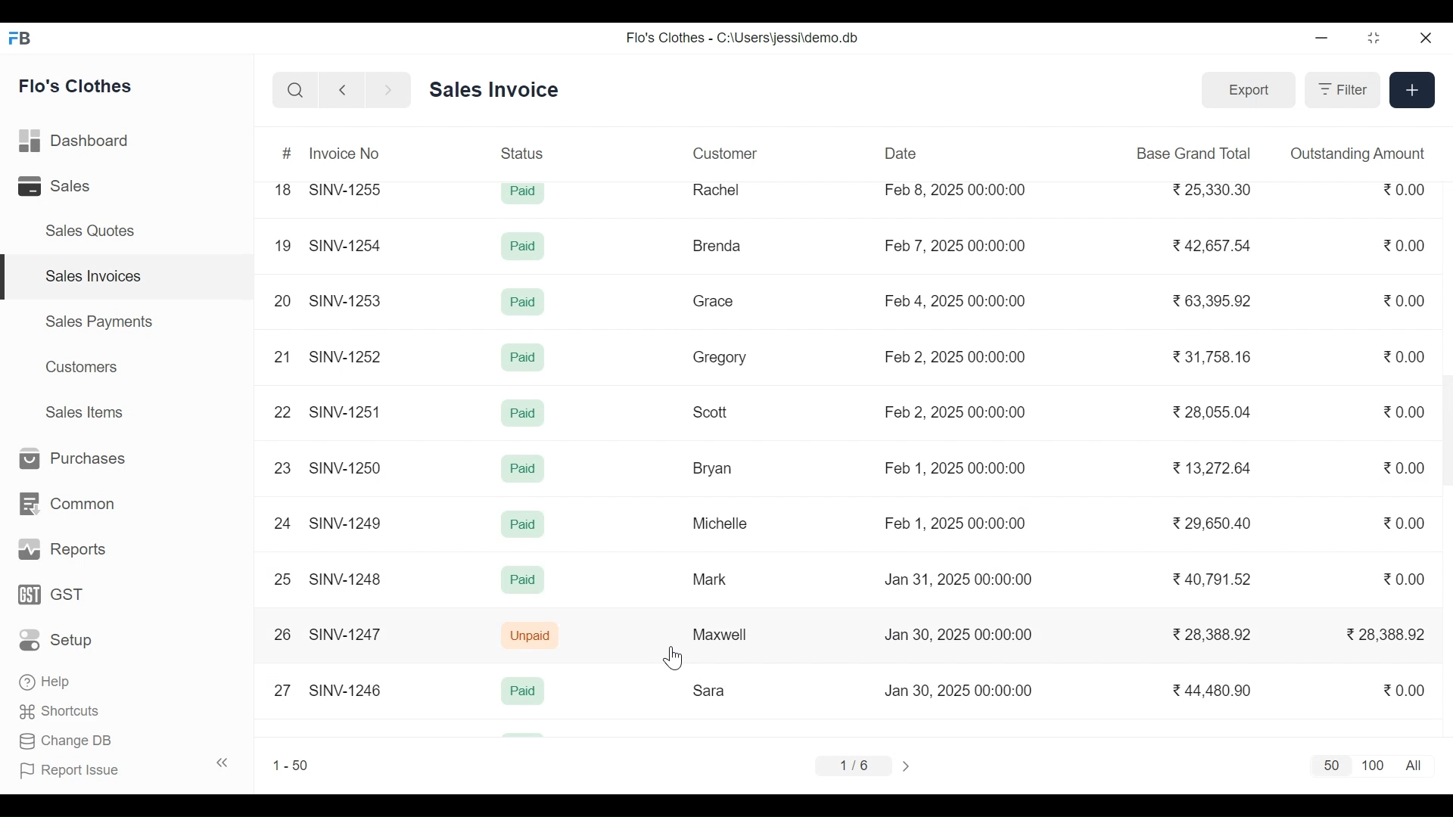  Describe the element at coordinates (1321, 39) in the screenshot. I see `Minimize` at that location.